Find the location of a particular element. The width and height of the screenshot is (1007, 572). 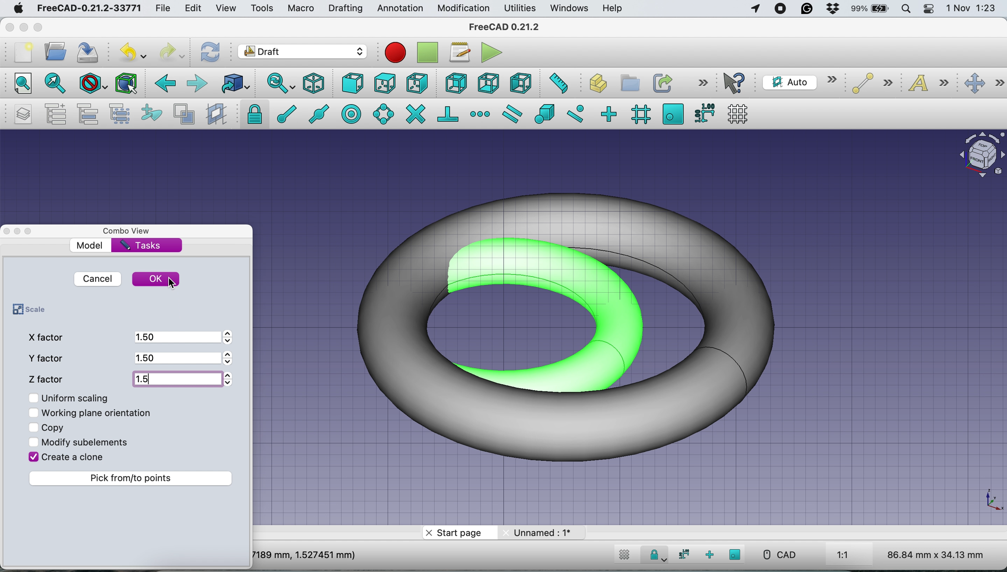

line is located at coordinates (869, 84).